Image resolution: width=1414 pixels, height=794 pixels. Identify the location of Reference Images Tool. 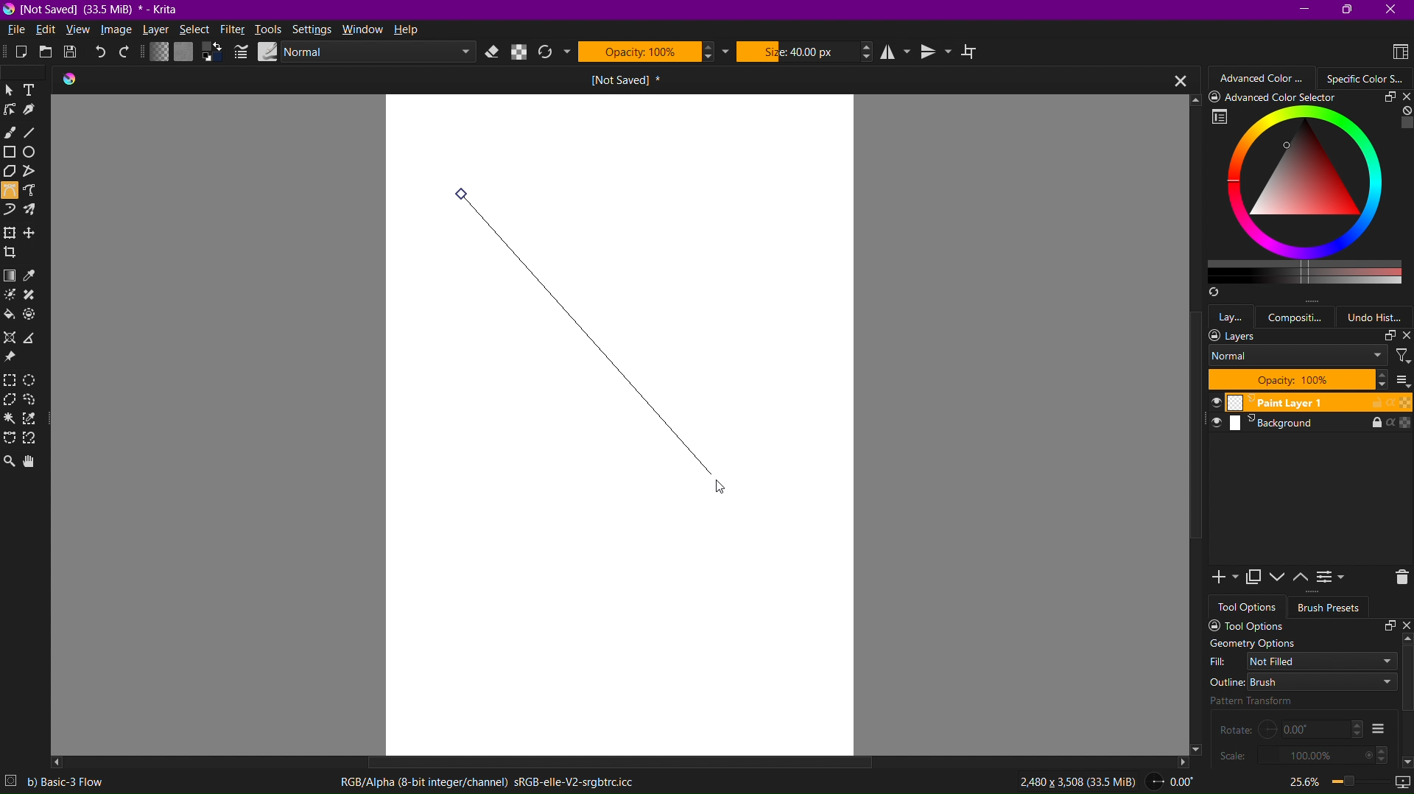
(13, 359).